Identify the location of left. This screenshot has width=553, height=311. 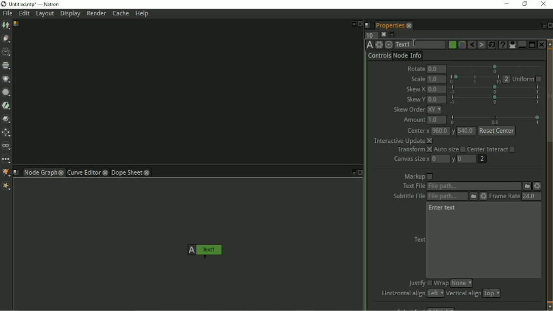
(434, 293).